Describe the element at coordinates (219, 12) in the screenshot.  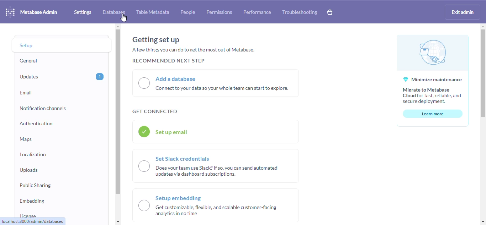
I see `permissions` at that location.